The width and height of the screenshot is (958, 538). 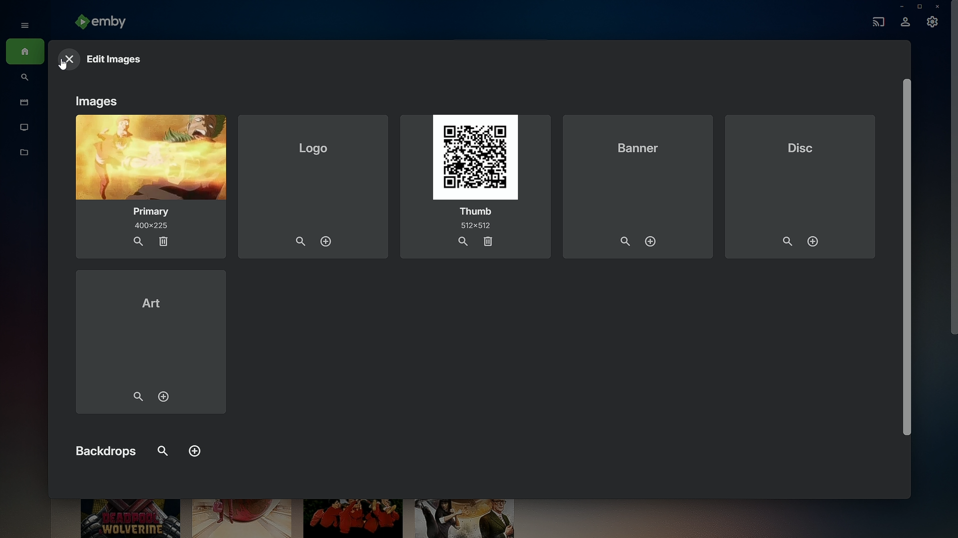 I want to click on Edit Images, so click(x=115, y=60).